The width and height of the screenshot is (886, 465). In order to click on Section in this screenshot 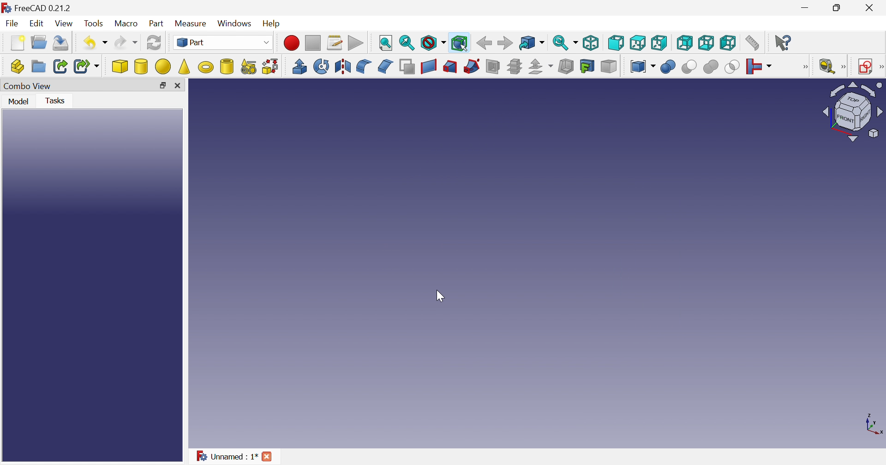, I will do `click(493, 66)`.